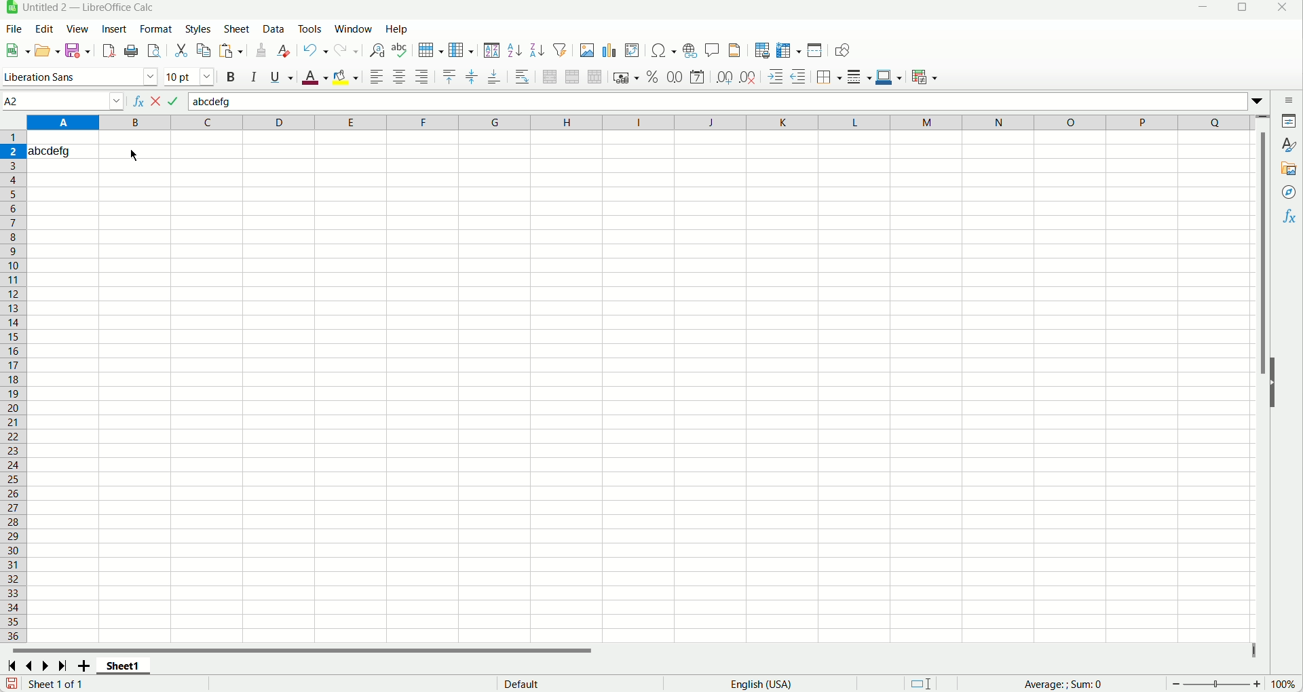  What do you see at coordinates (696, 77) in the screenshot?
I see `format as date` at bounding box center [696, 77].